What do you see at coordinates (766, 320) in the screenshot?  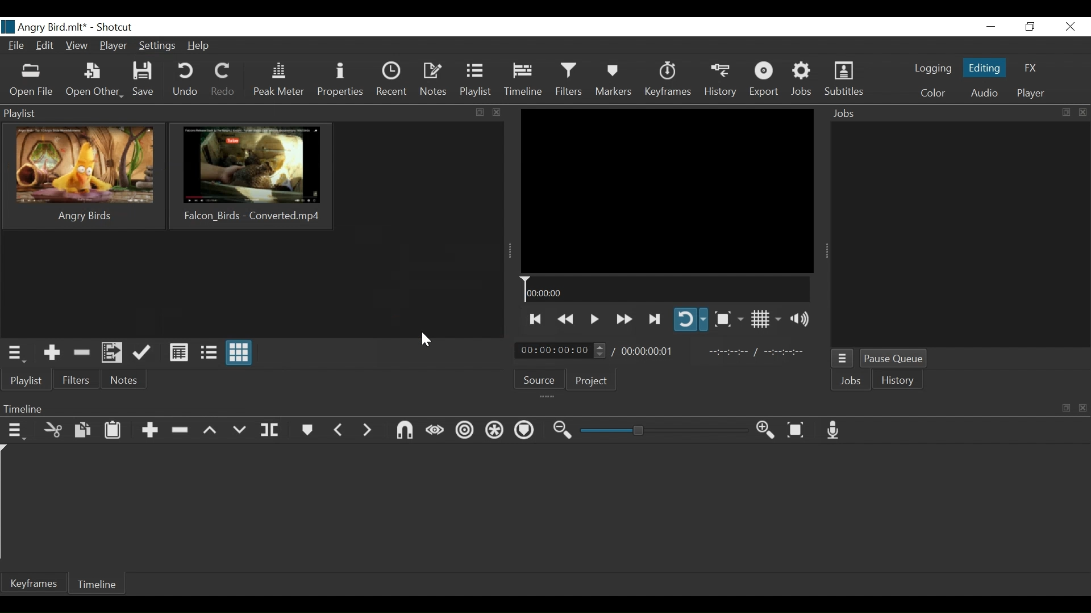 I see `Toggle display grid on the player` at bounding box center [766, 320].